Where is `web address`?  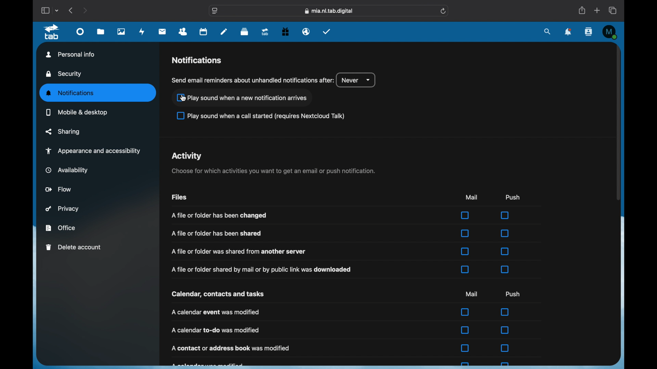
web address is located at coordinates (329, 11).